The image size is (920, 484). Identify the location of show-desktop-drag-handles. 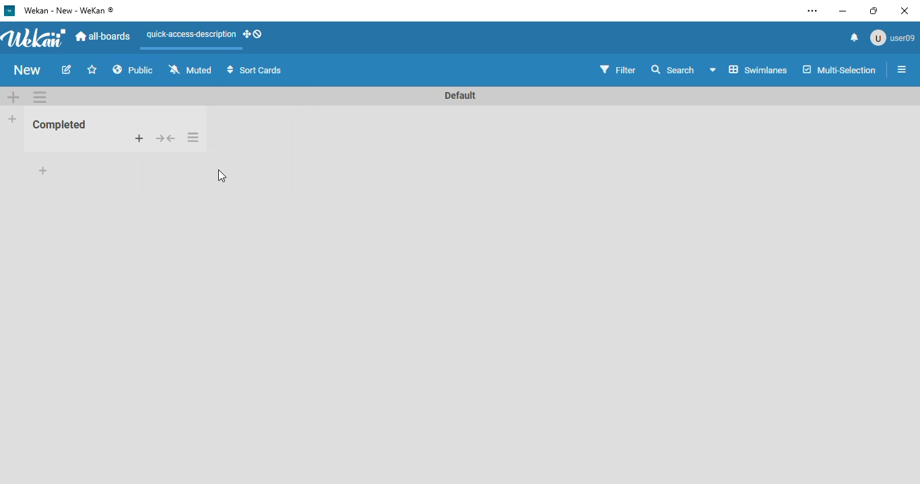
(253, 34).